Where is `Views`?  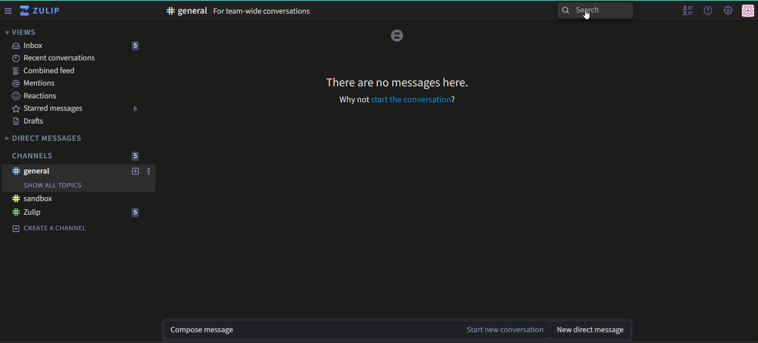 Views is located at coordinates (20, 32).